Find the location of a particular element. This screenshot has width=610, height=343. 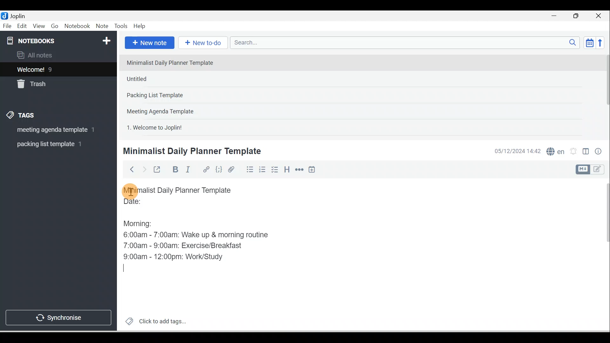

Set alarm is located at coordinates (573, 151).